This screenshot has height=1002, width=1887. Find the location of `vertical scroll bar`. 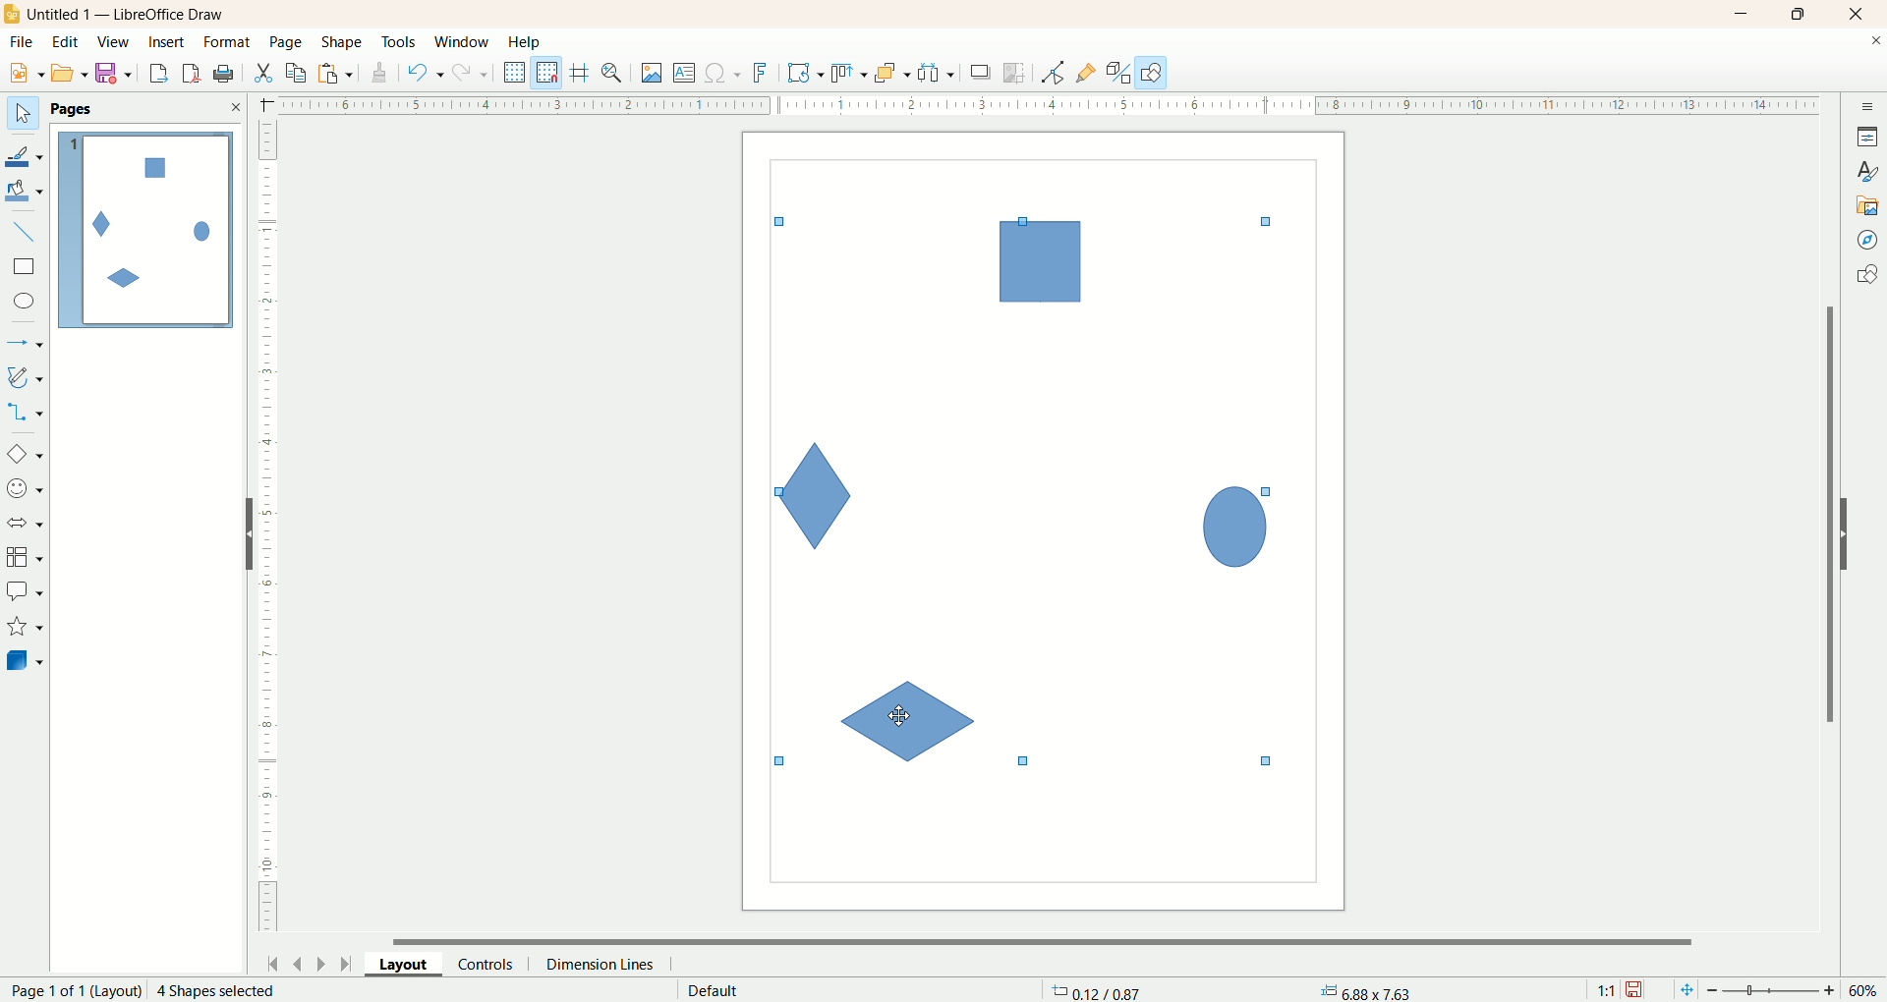

vertical scroll bar is located at coordinates (1826, 514).